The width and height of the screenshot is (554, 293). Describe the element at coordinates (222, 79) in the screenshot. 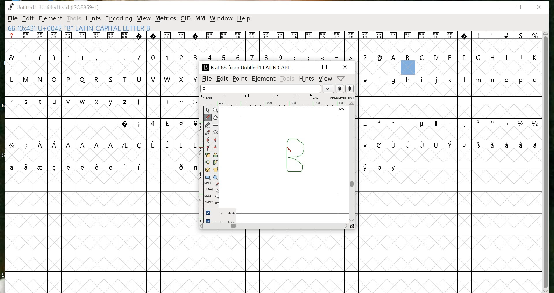

I see `EDIT` at that location.